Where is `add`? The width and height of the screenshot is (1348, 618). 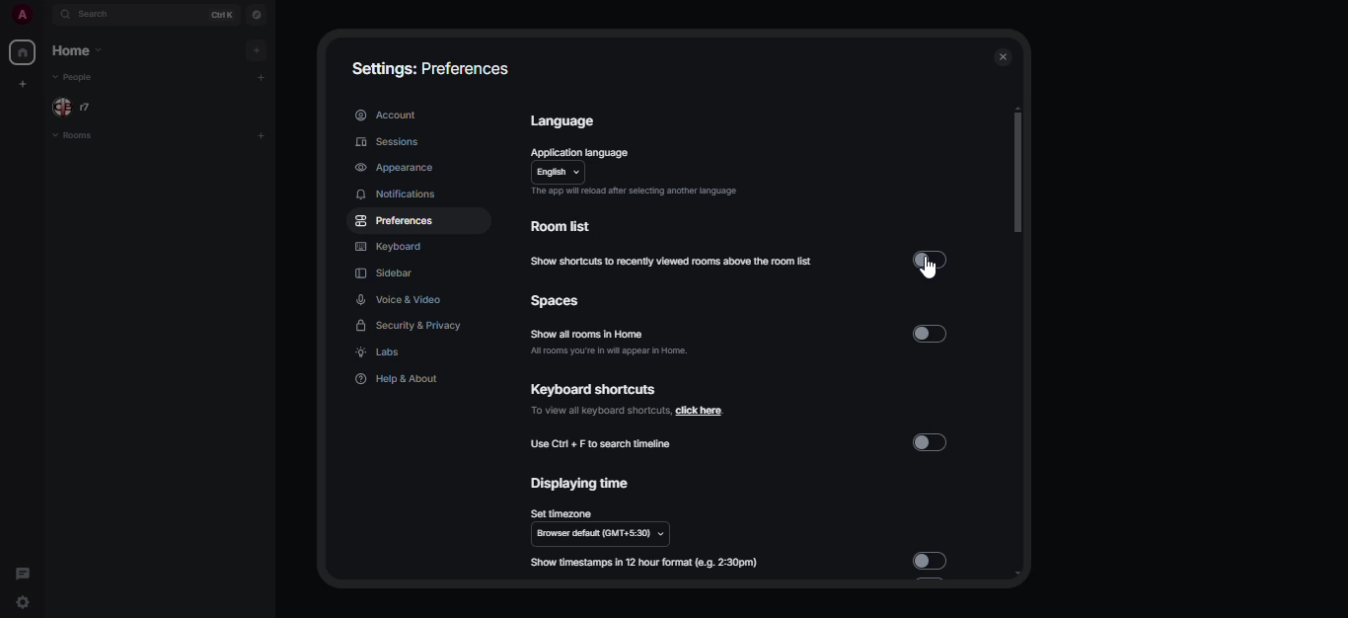
add is located at coordinates (262, 134).